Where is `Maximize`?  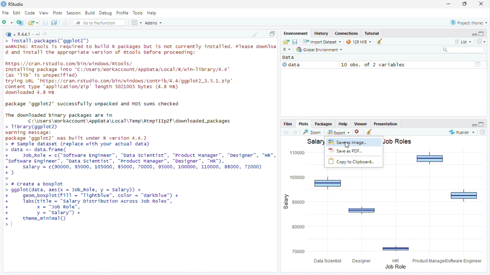 Maximize is located at coordinates (272, 33).